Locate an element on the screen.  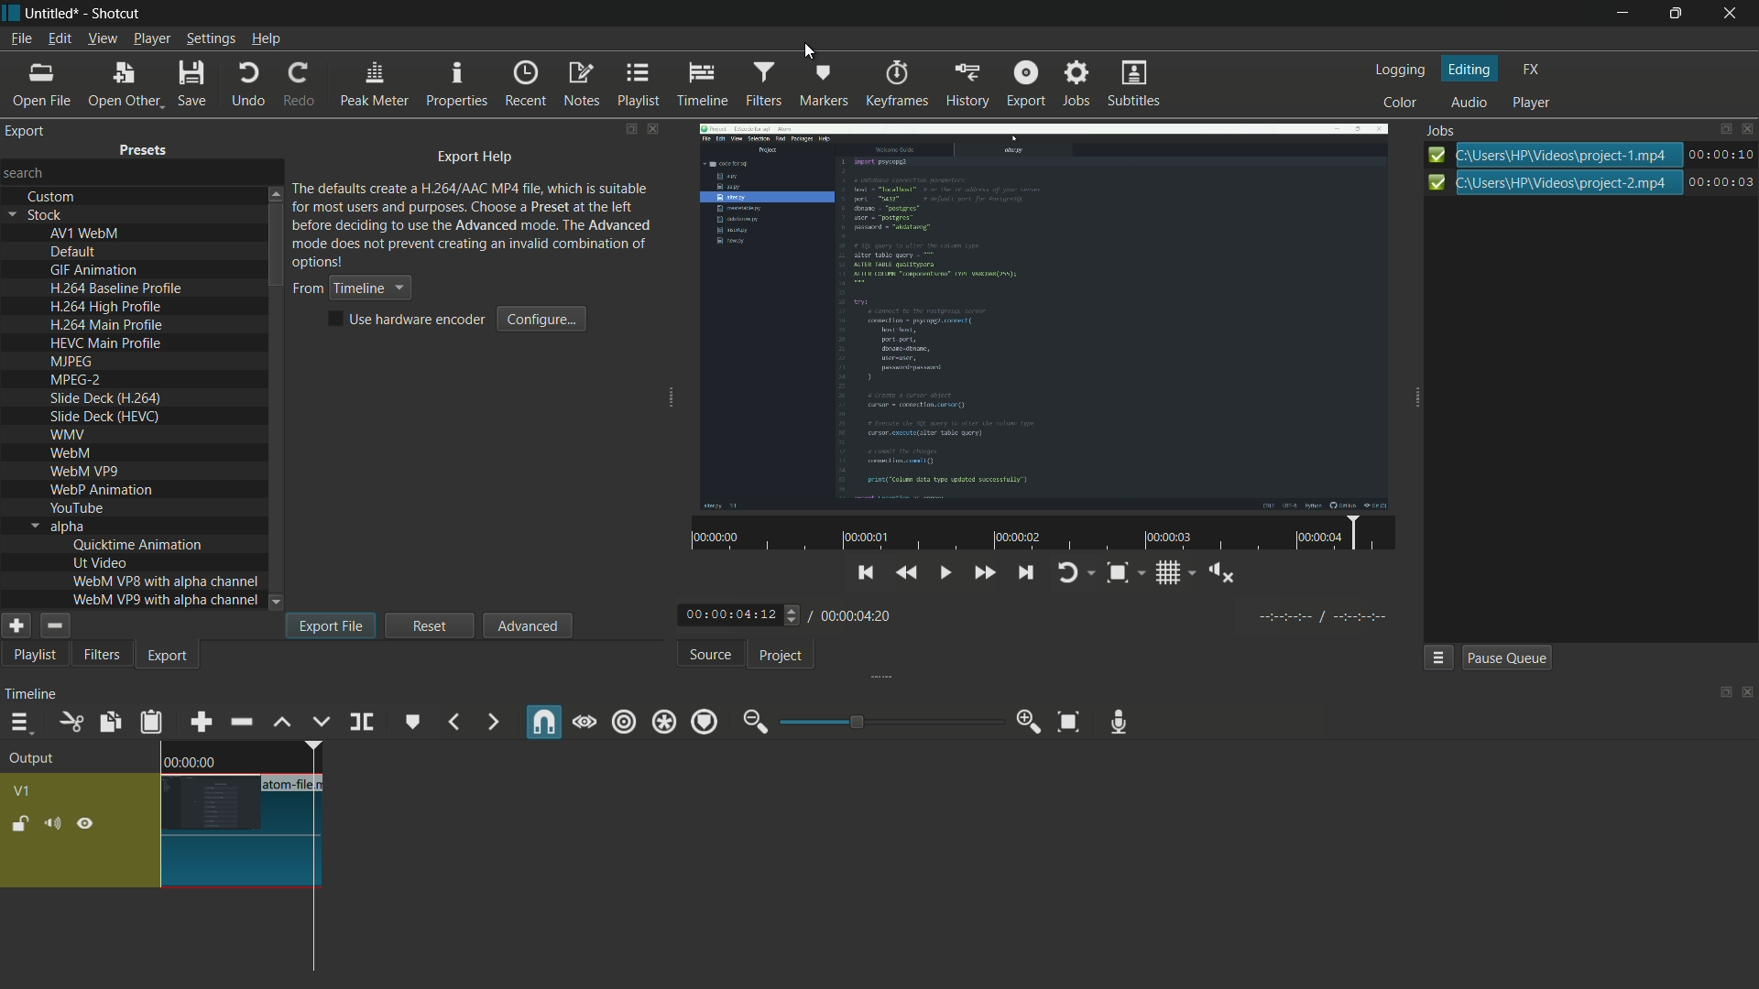
filters is located at coordinates (102, 656).